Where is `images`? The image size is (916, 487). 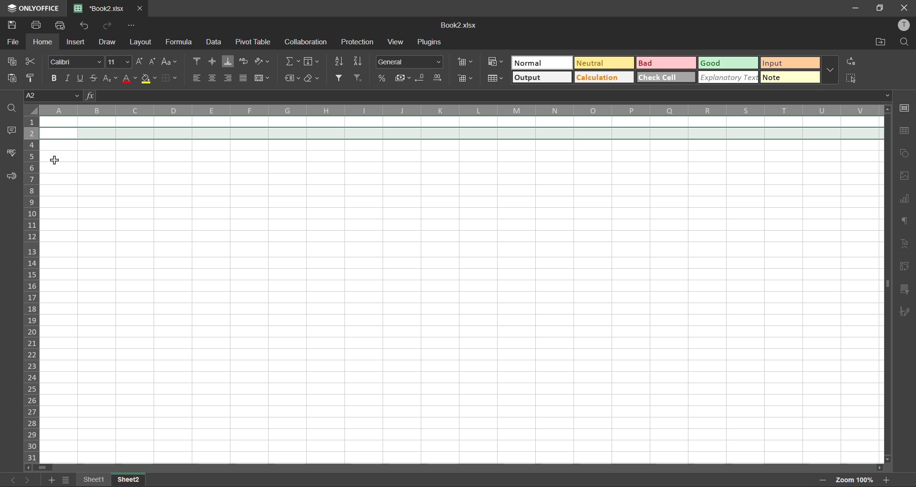 images is located at coordinates (902, 176).